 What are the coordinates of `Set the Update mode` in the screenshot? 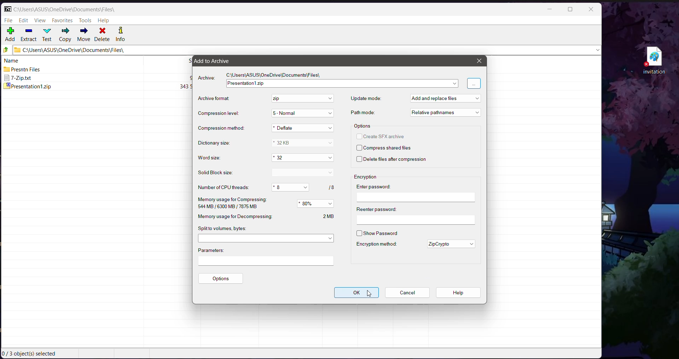 It's located at (445, 98).